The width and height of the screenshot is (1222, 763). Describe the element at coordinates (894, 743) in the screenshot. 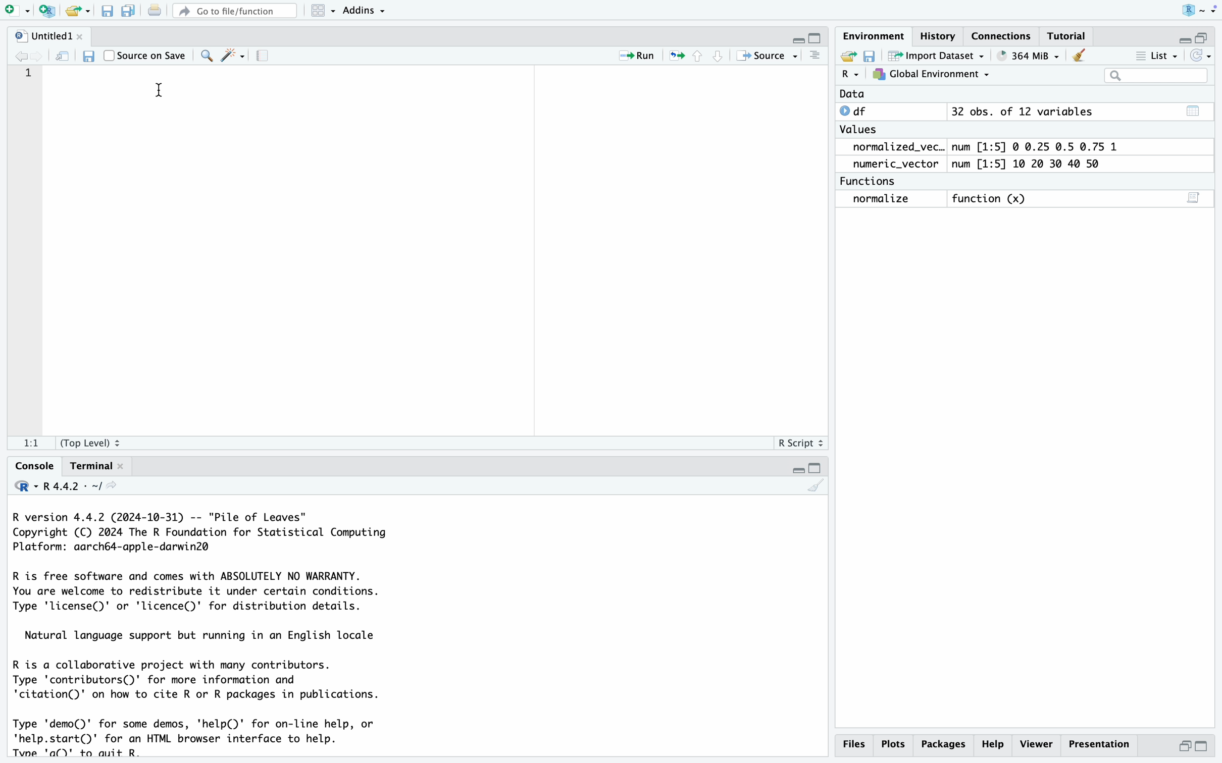

I see `Plots` at that location.